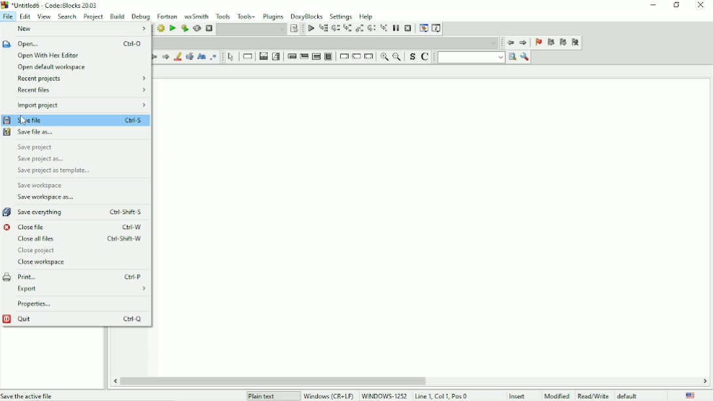 This screenshot has width=713, height=401. What do you see at coordinates (360, 29) in the screenshot?
I see `Step out` at bounding box center [360, 29].